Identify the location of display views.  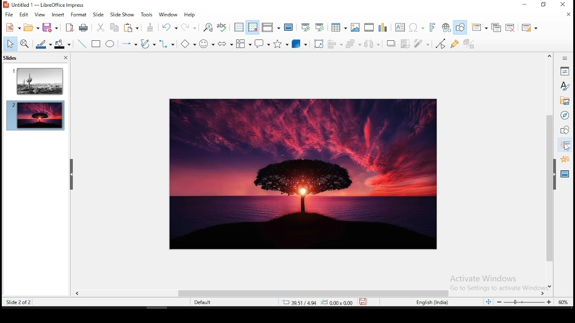
(270, 27).